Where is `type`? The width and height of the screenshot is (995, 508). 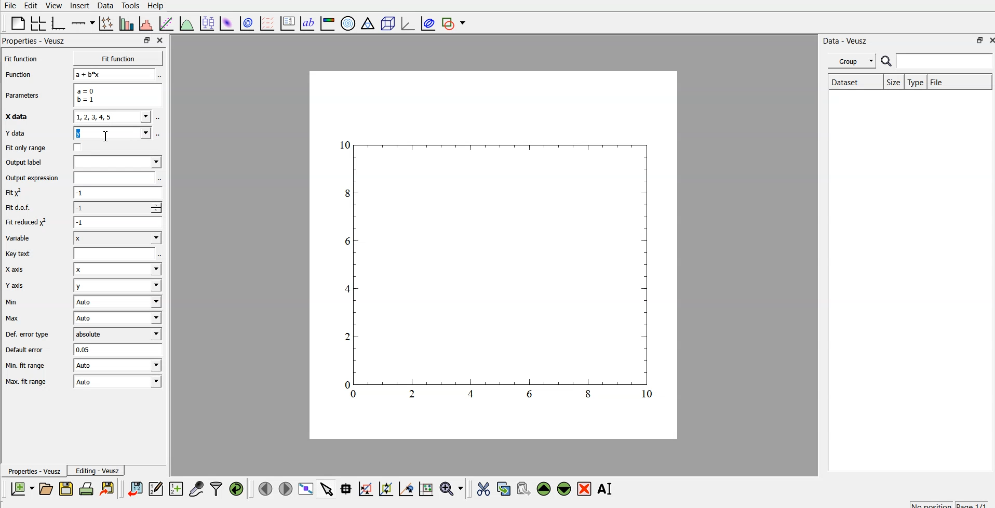 type is located at coordinates (916, 82).